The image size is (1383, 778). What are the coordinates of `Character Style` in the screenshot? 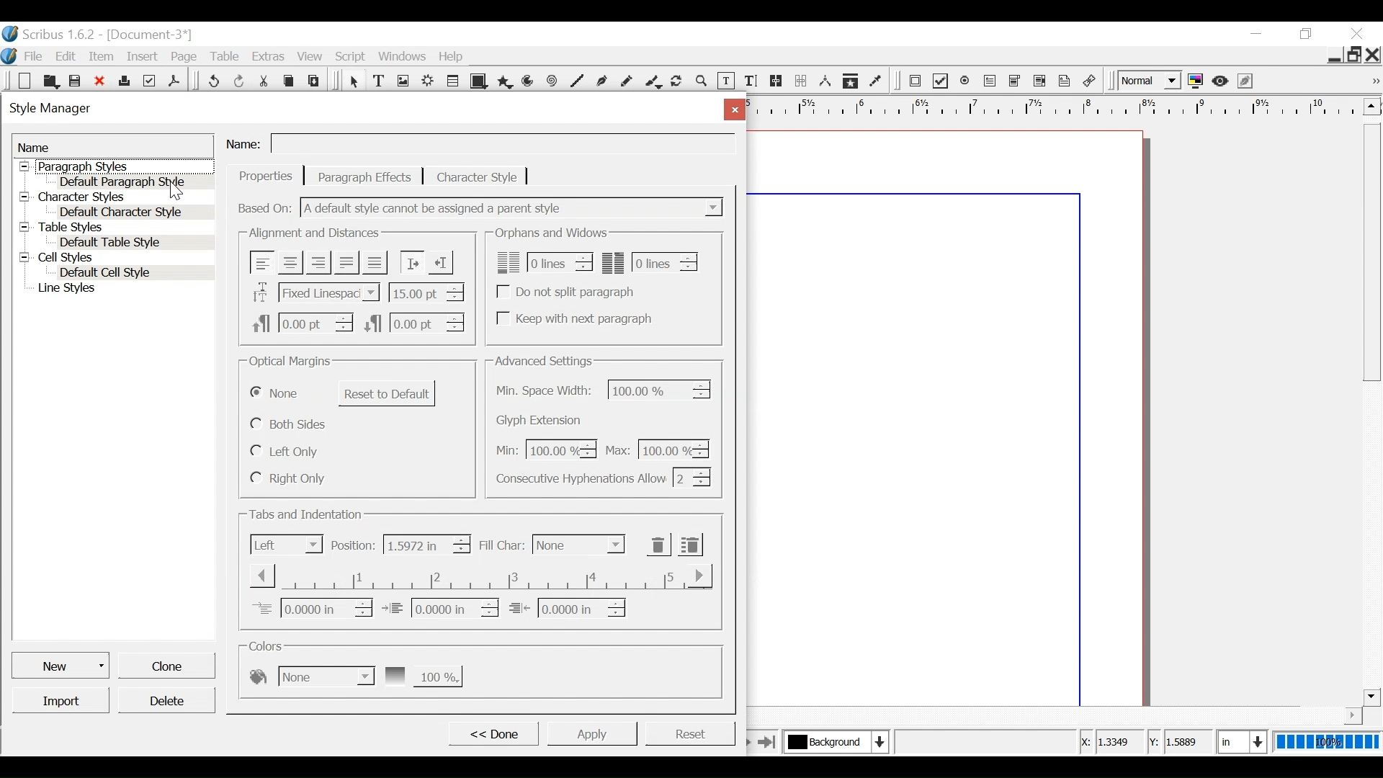 It's located at (478, 176).